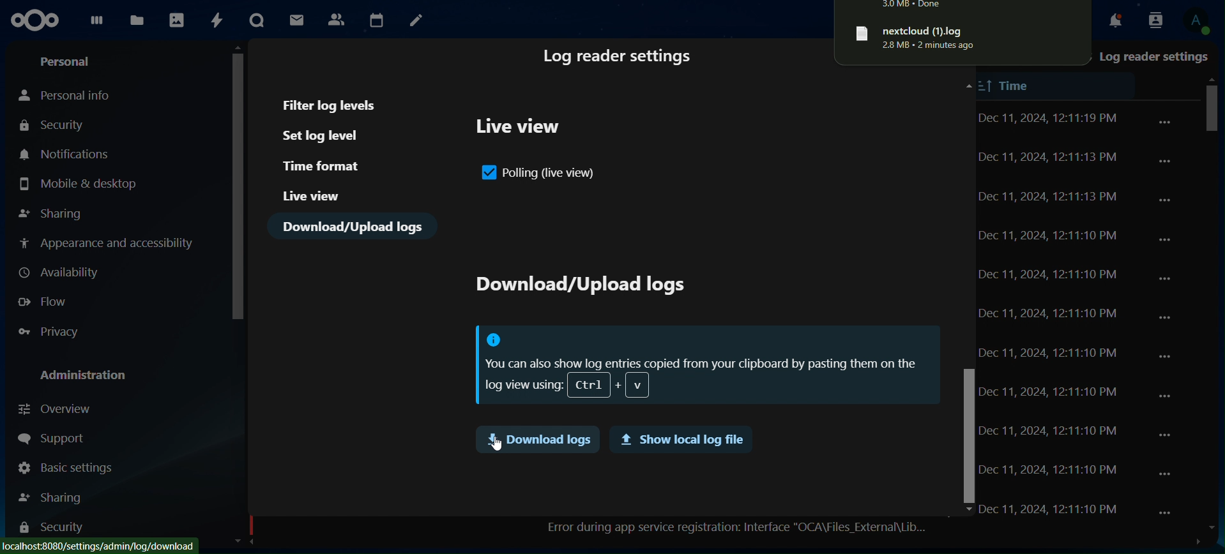 This screenshot has height=554, width=1225. What do you see at coordinates (217, 22) in the screenshot?
I see `activity` at bounding box center [217, 22].